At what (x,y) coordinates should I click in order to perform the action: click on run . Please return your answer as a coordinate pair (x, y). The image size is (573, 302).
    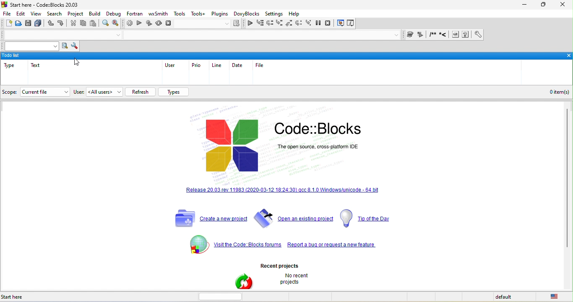
    Looking at the image, I should click on (139, 24).